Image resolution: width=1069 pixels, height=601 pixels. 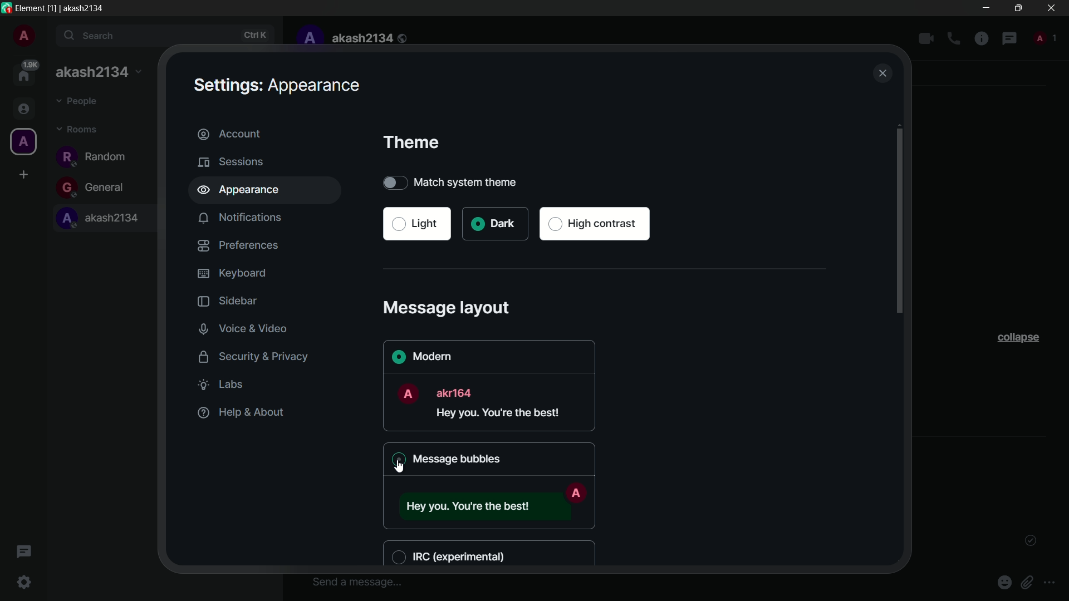 What do you see at coordinates (398, 469) in the screenshot?
I see `cursor` at bounding box center [398, 469].